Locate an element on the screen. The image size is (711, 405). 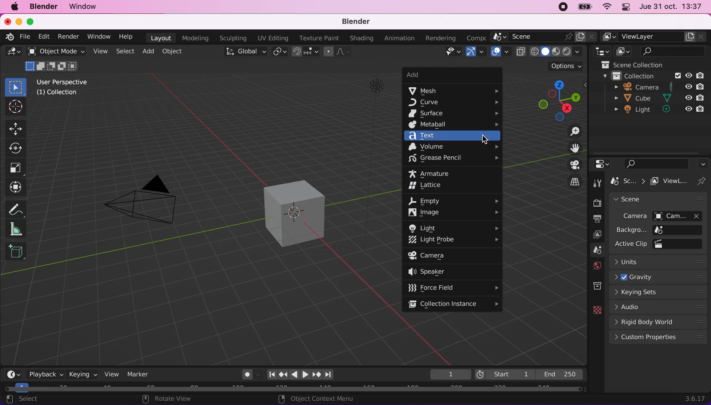
help is located at coordinates (127, 36).